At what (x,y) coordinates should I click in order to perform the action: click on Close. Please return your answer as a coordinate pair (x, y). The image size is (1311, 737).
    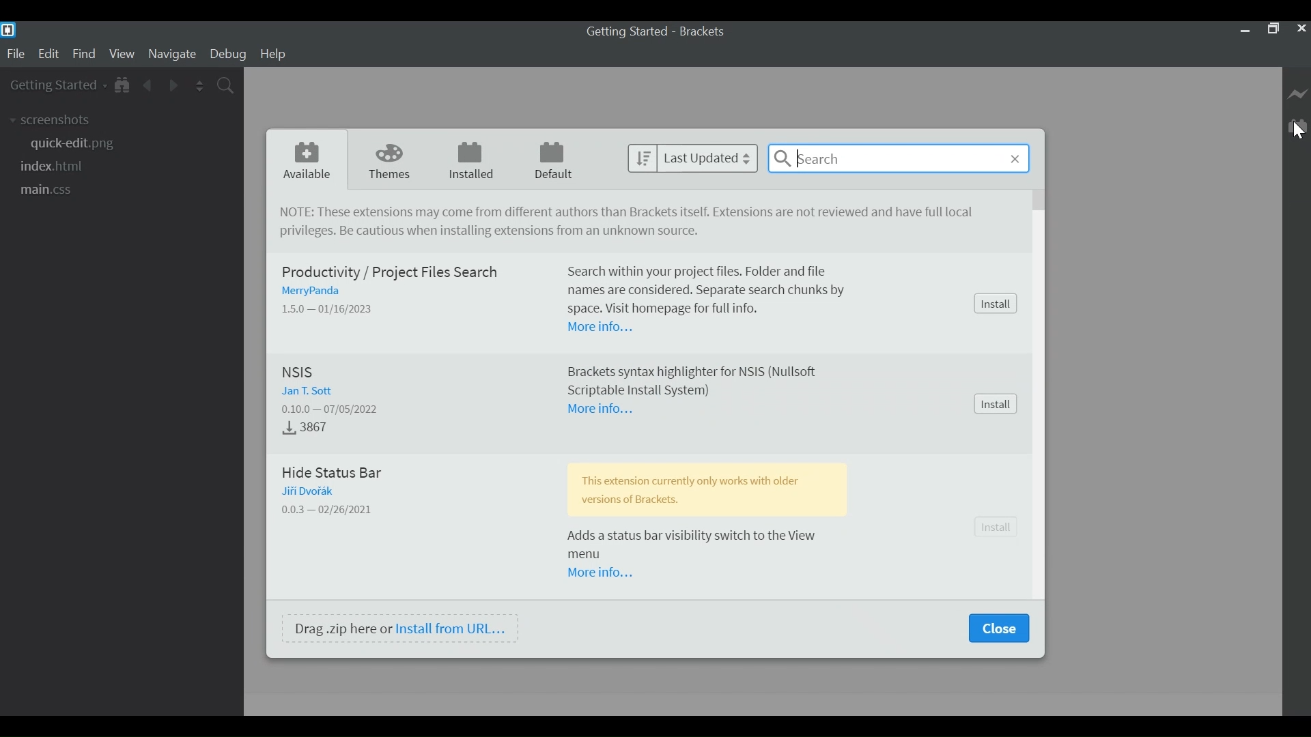
    Looking at the image, I should click on (998, 628).